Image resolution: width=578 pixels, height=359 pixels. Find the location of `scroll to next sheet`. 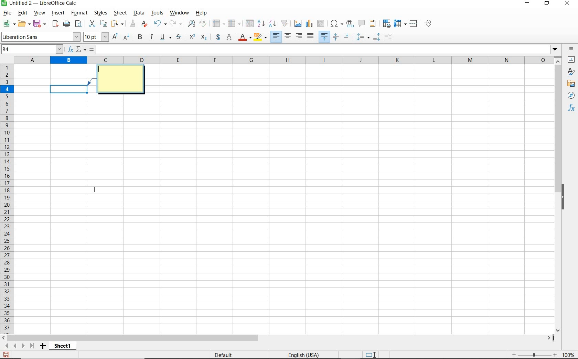

scroll to next sheet is located at coordinates (19, 347).